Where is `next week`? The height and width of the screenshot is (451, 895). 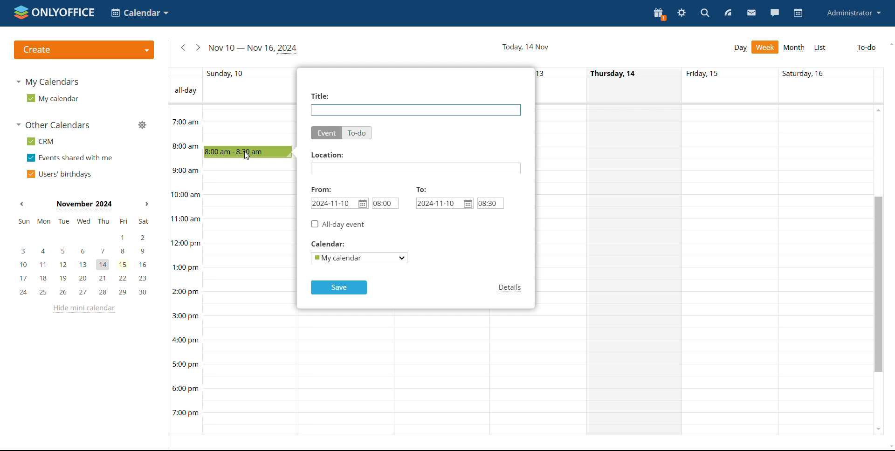 next week is located at coordinates (197, 48).